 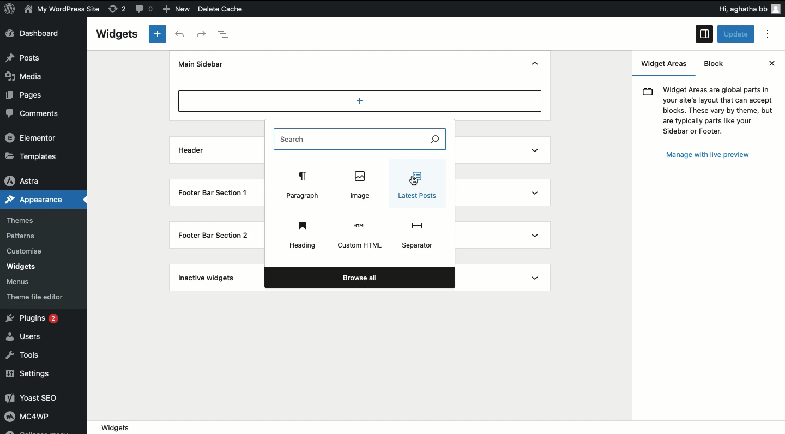 I want to click on Browse all, so click(x=361, y=277).